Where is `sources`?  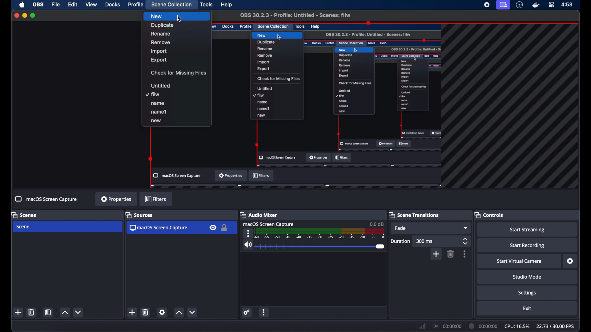 sources is located at coordinates (139, 215).